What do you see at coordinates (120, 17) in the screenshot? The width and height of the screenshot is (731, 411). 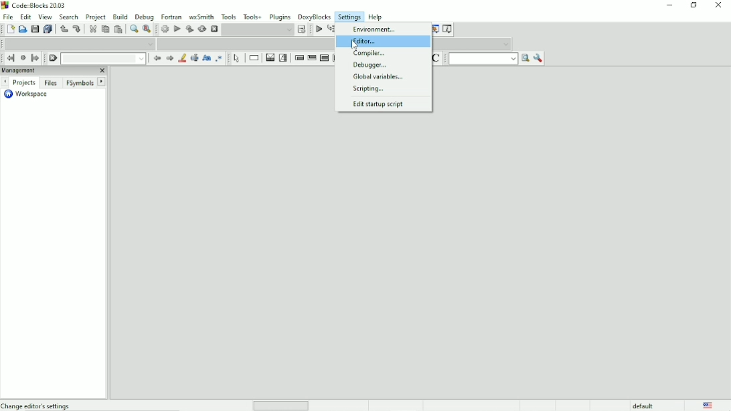 I see `Build` at bounding box center [120, 17].